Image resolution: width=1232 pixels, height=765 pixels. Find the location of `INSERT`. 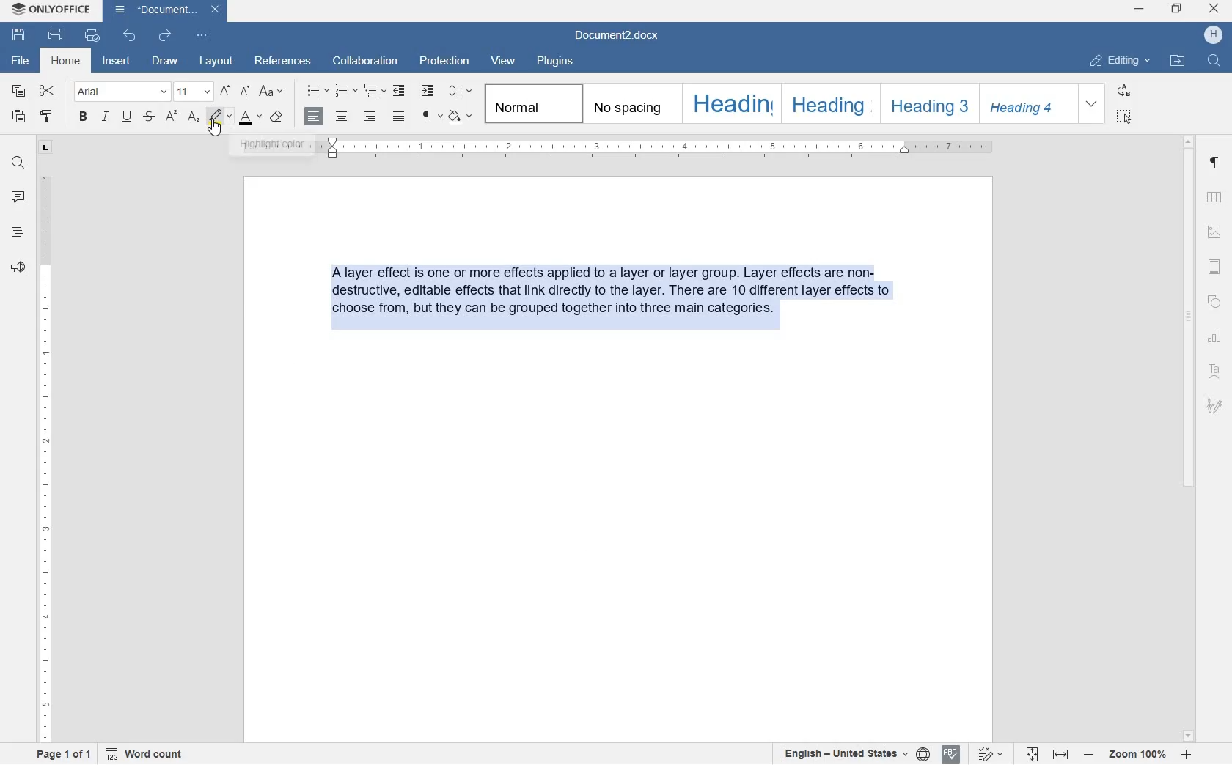

INSERT is located at coordinates (115, 61).